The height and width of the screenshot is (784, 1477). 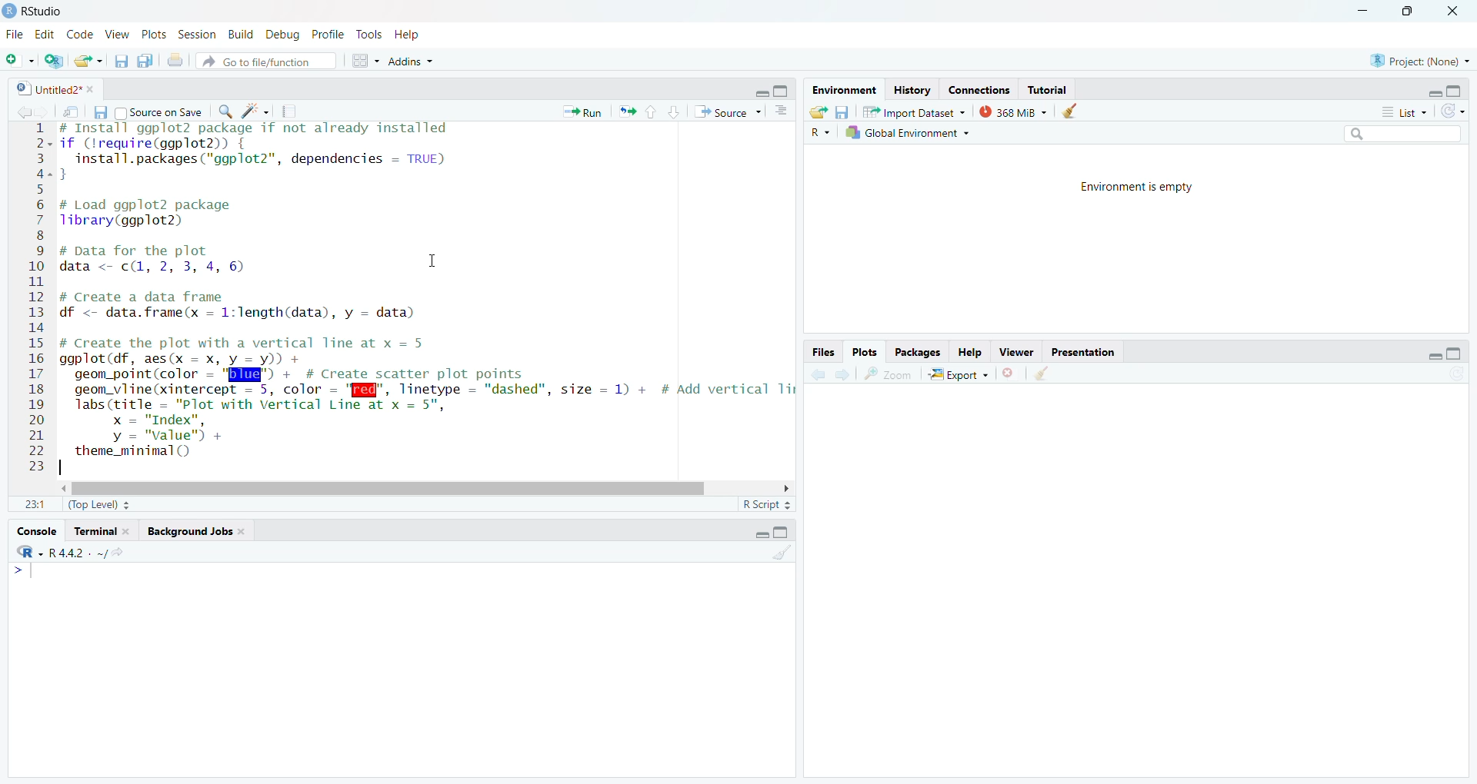 What do you see at coordinates (103, 112) in the screenshot?
I see `files` at bounding box center [103, 112].